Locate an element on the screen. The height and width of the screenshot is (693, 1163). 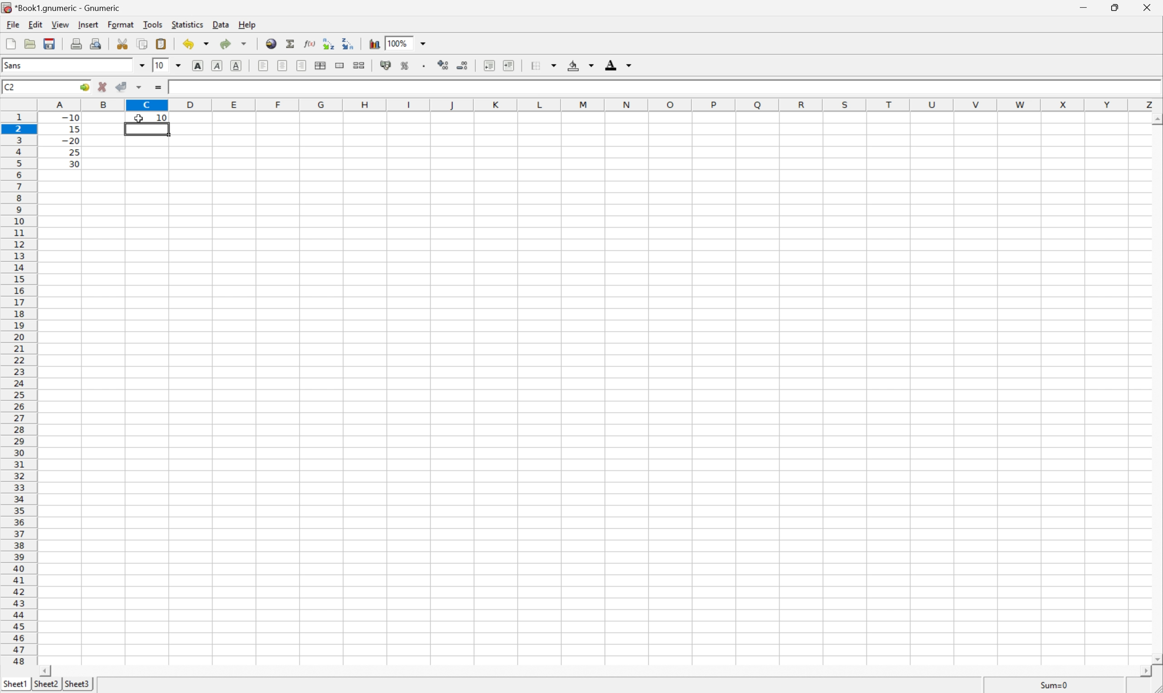
Print preview is located at coordinates (98, 42).